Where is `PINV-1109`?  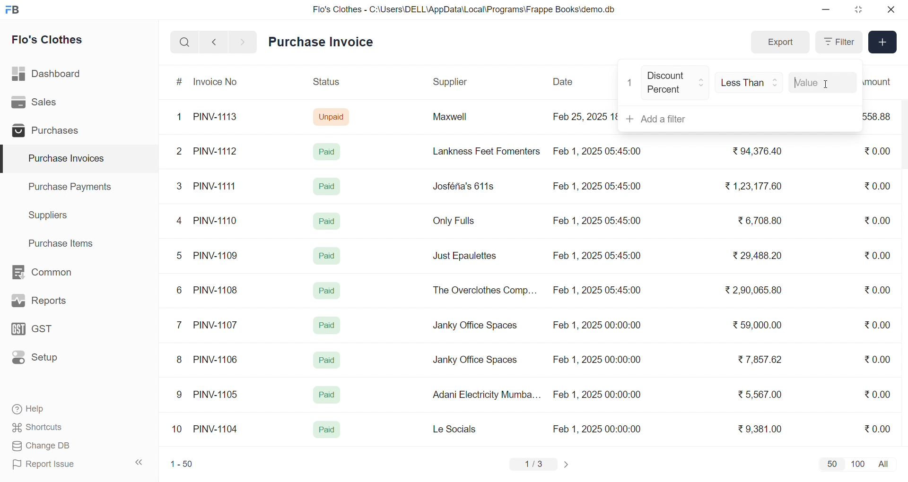
PINV-1109 is located at coordinates (217, 255).